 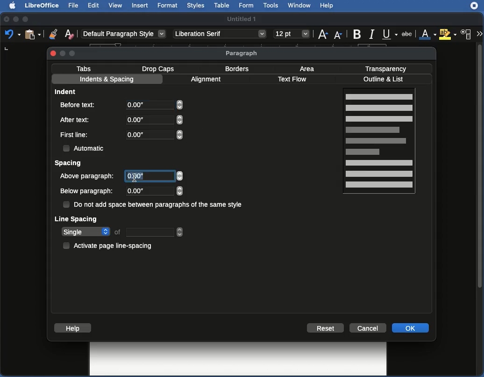 What do you see at coordinates (88, 176) in the screenshot?
I see `Above paragraph` at bounding box center [88, 176].